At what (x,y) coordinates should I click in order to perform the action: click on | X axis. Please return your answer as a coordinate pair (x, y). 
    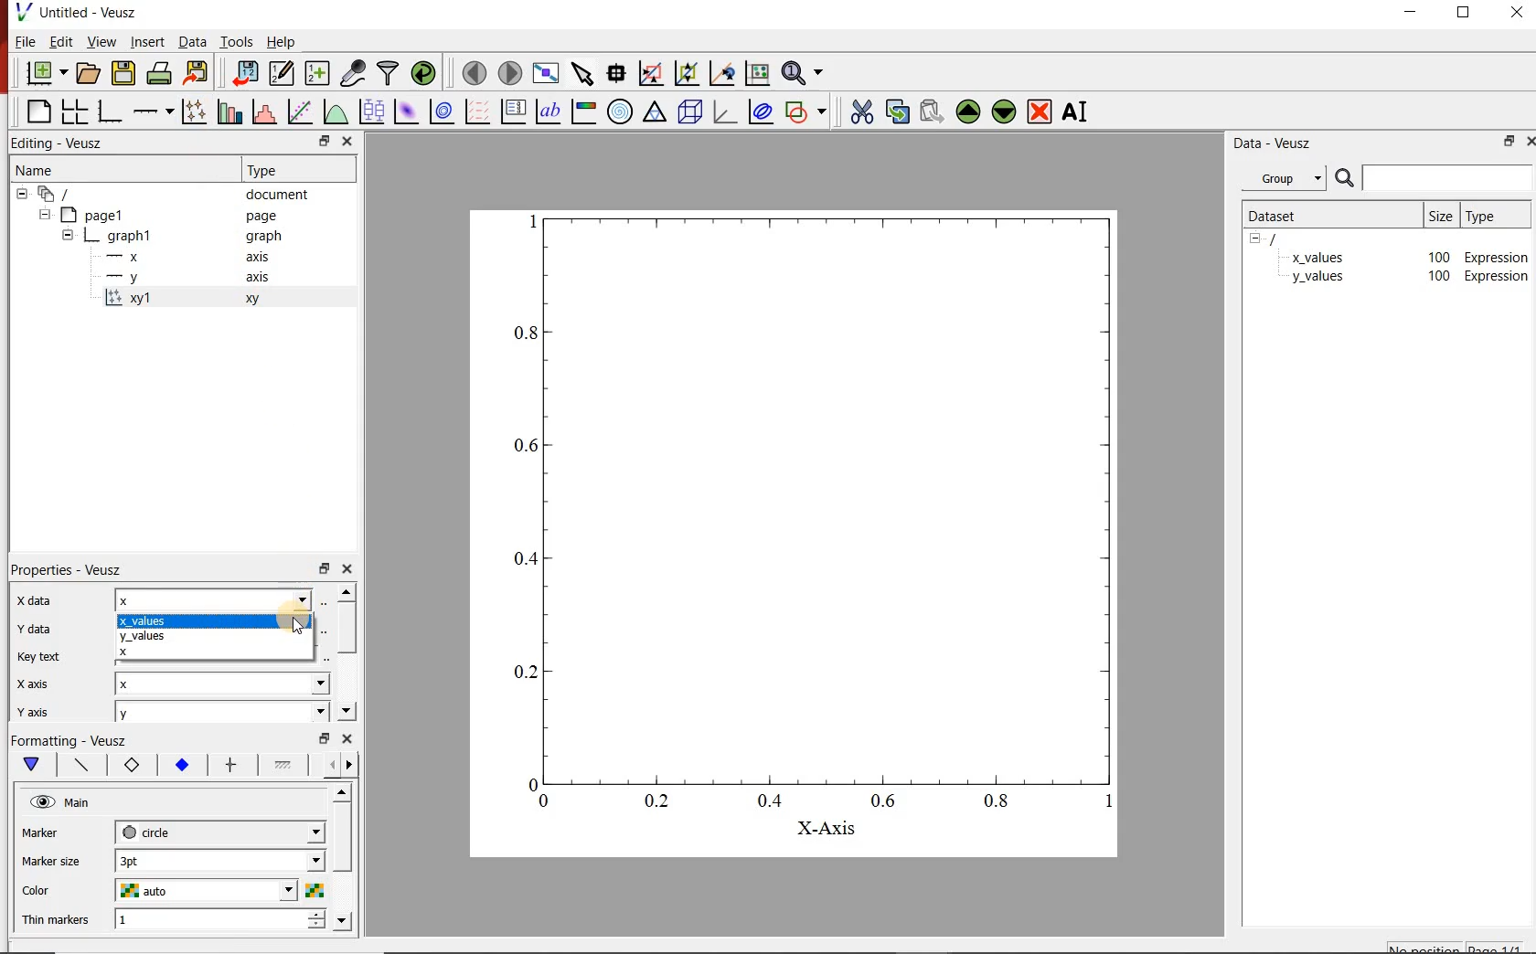
    Looking at the image, I should click on (40, 684).